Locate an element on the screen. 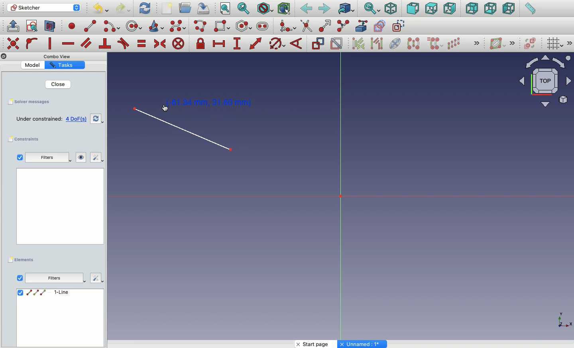   is located at coordinates (514, 43).